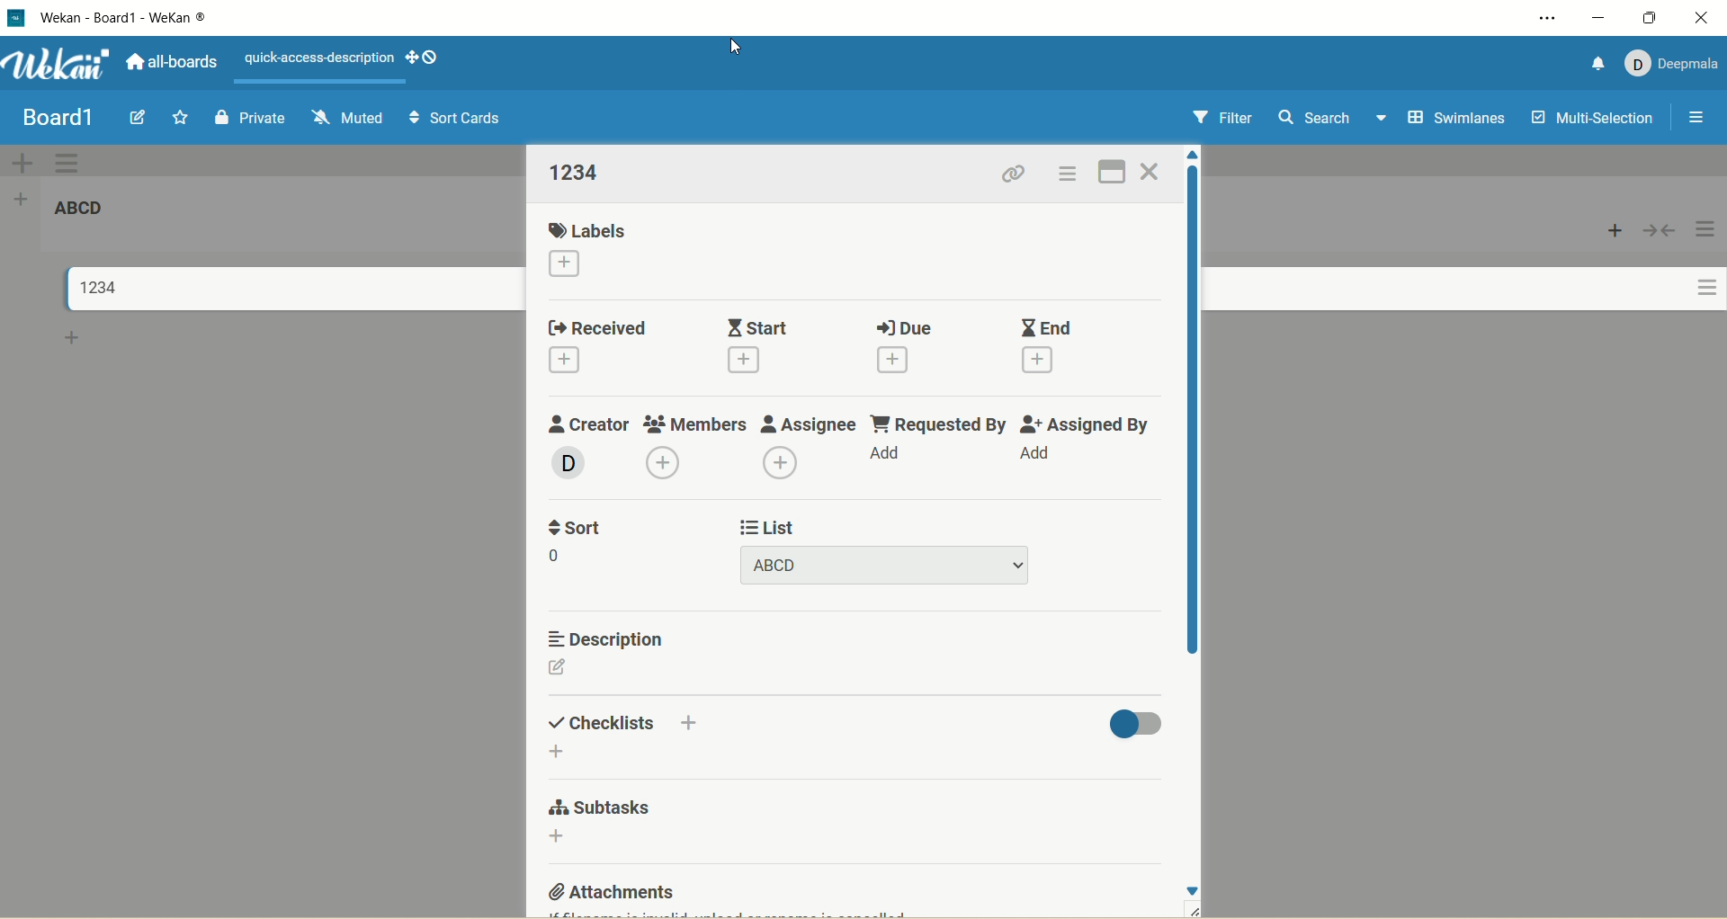  I want to click on attachments, so click(608, 888).